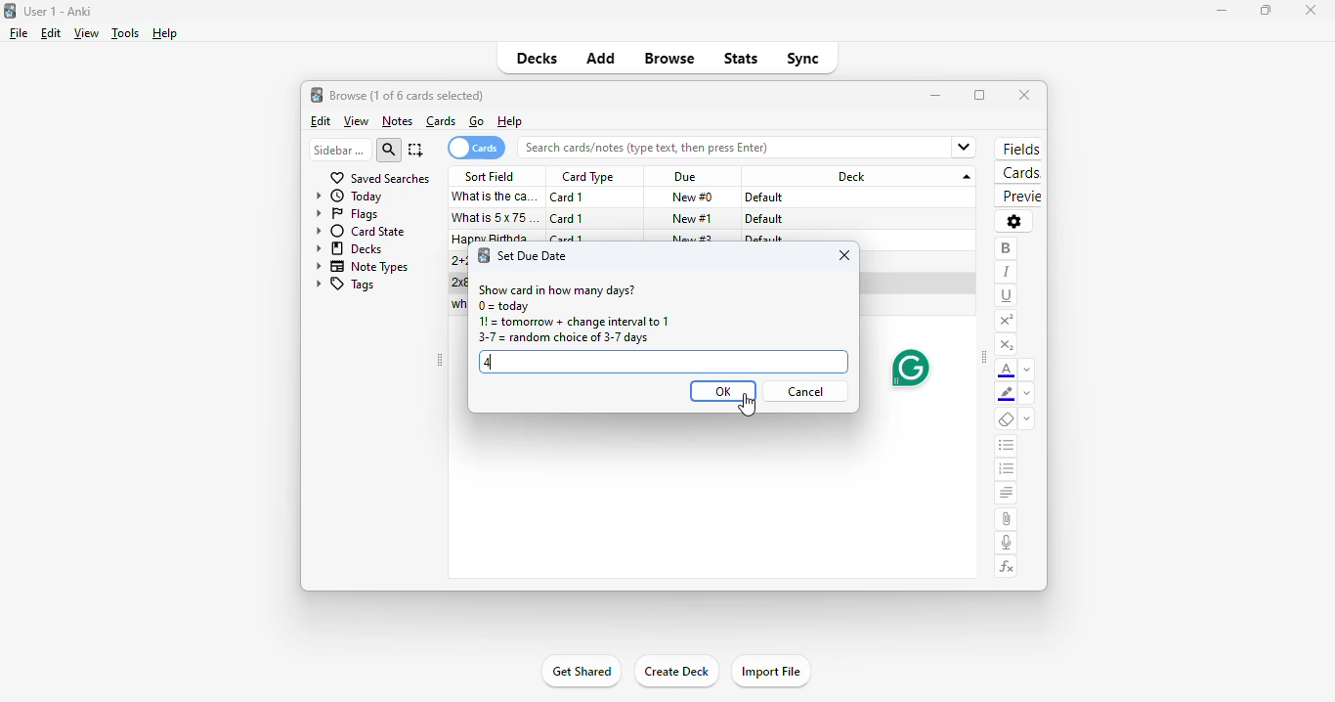  I want to click on record audio, so click(1007, 543).